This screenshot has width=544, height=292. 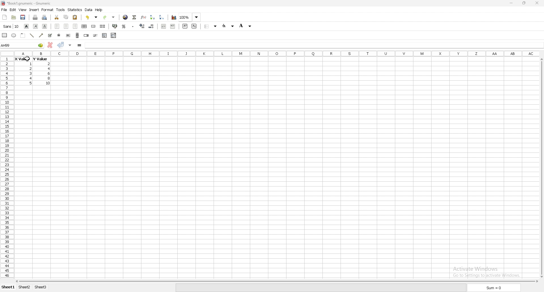 I want to click on value, so click(x=49, y=64).